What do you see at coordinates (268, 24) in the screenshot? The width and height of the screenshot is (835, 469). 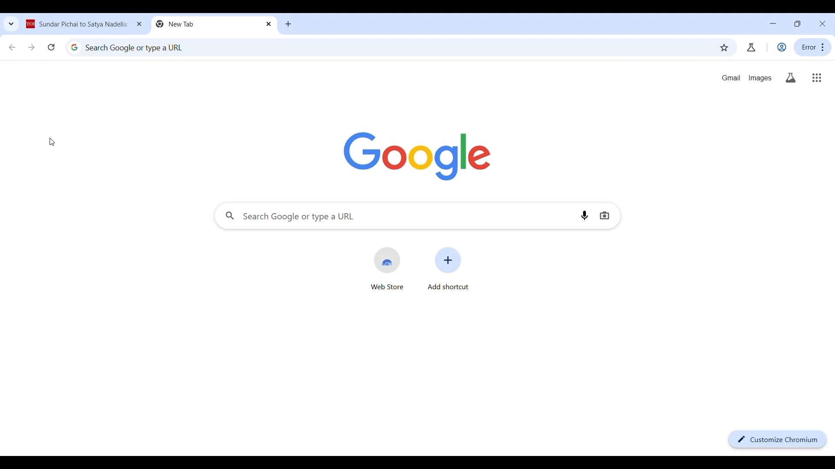 I see `Close current tab` at bounding box center [268, 24].